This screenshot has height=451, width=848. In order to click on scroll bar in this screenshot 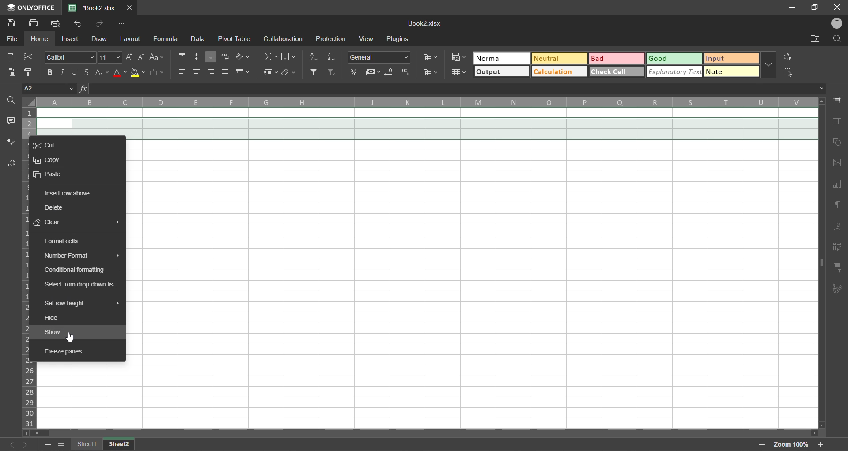, I will do `click(424, 433)`.